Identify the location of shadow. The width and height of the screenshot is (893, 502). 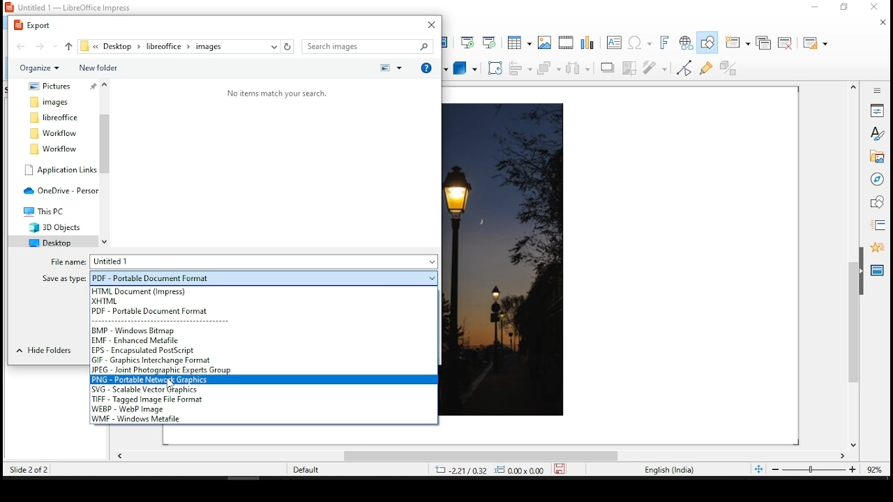
(608, 68).